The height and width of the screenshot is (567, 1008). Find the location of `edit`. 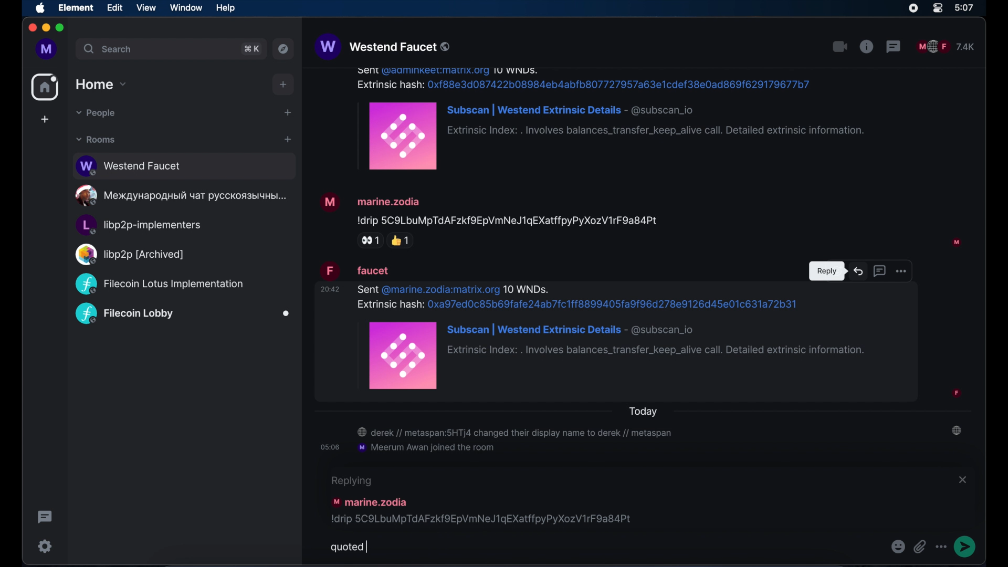

edit is located at coordinates (114, 7).